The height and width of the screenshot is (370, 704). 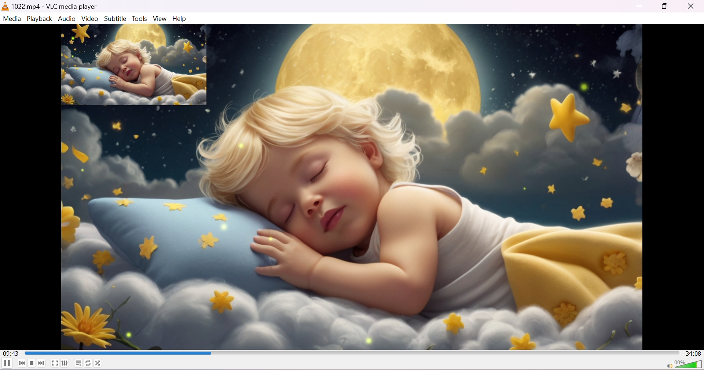 What do you see at coordinates (21, 364) in the screenshot?
I see `Previous media in the playlist, skip backward when held` at bounding box center [21, 364].